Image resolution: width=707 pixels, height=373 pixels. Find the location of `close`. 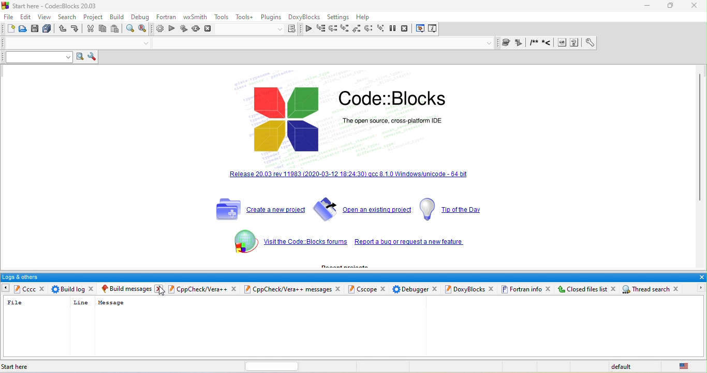

close is located at coordinates (234, 289).